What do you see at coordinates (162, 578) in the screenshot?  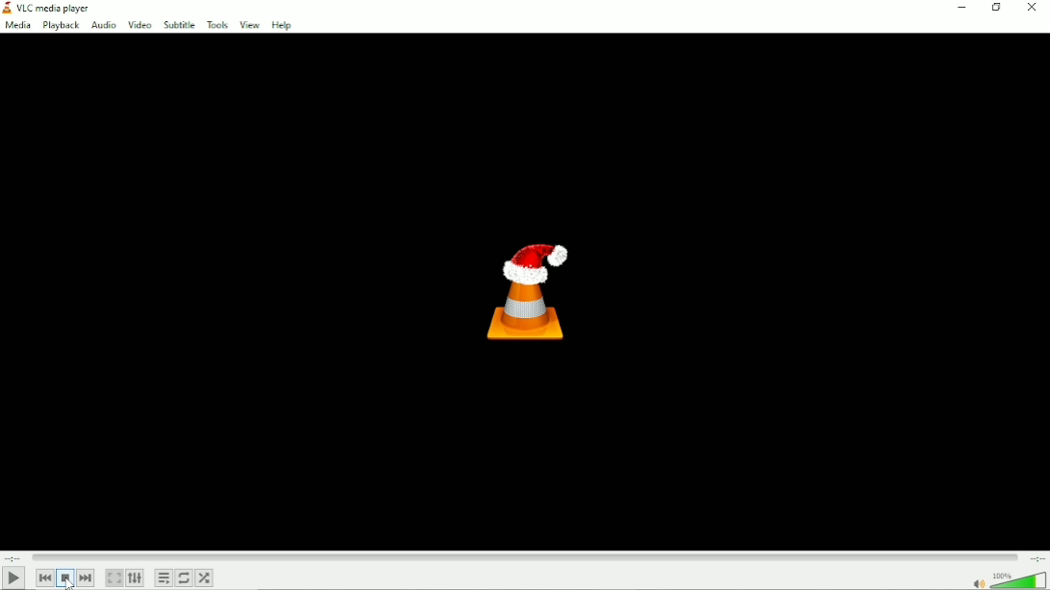 I see `Toggle playlist` at bounding box center [162, 578].